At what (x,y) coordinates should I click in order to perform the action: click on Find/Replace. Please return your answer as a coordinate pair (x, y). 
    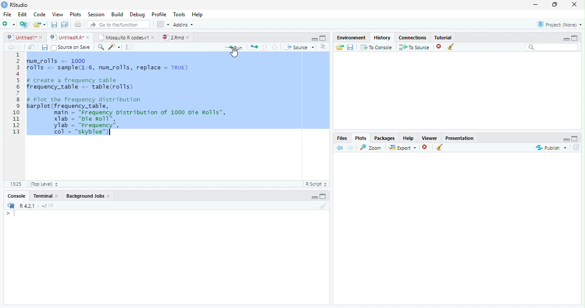
    Looking at the image, I should click on (100, 47).